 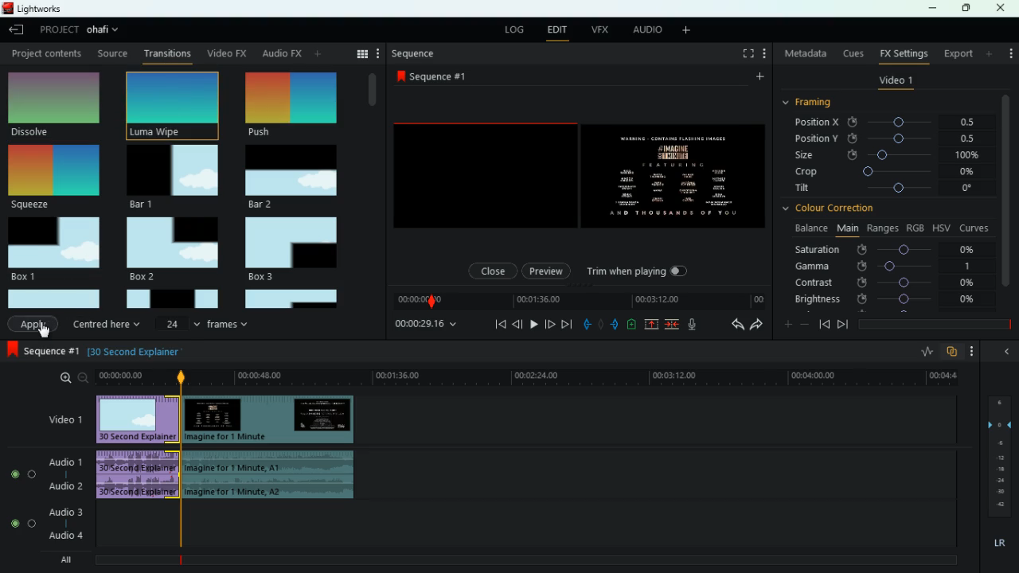 What do you see at coordinates (224, 54) in the screenshot?
I see `video fx` at bounding box center [224, 54].